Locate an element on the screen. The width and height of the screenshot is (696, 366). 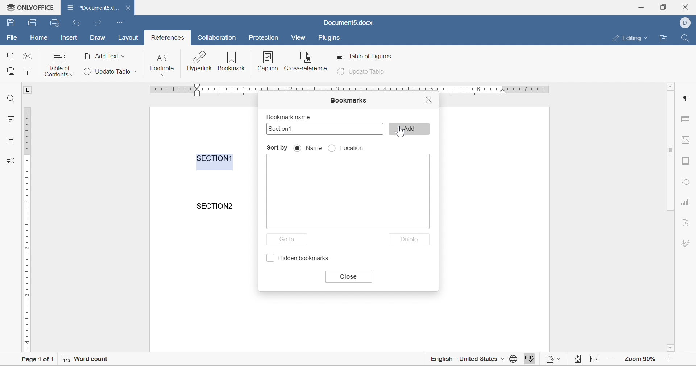
track changes is located at coordinates (555, 360).